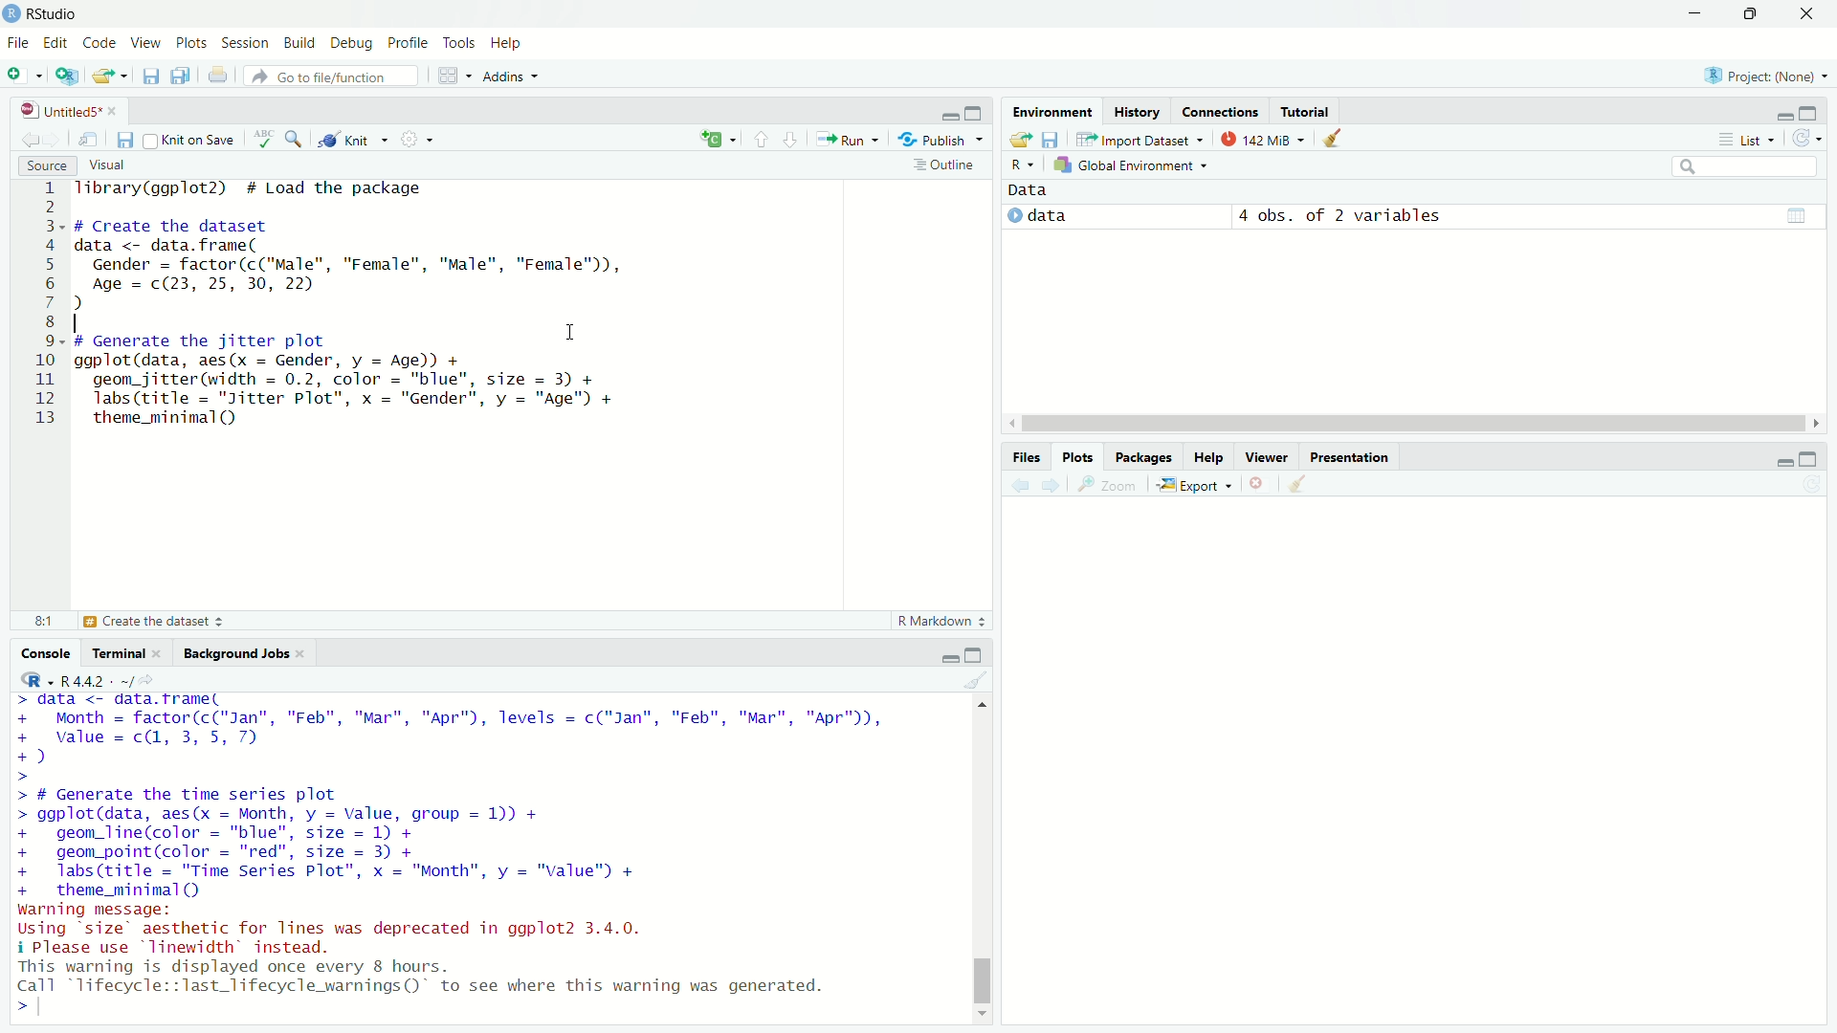  I want to click on show in new window, so click(89, 139).